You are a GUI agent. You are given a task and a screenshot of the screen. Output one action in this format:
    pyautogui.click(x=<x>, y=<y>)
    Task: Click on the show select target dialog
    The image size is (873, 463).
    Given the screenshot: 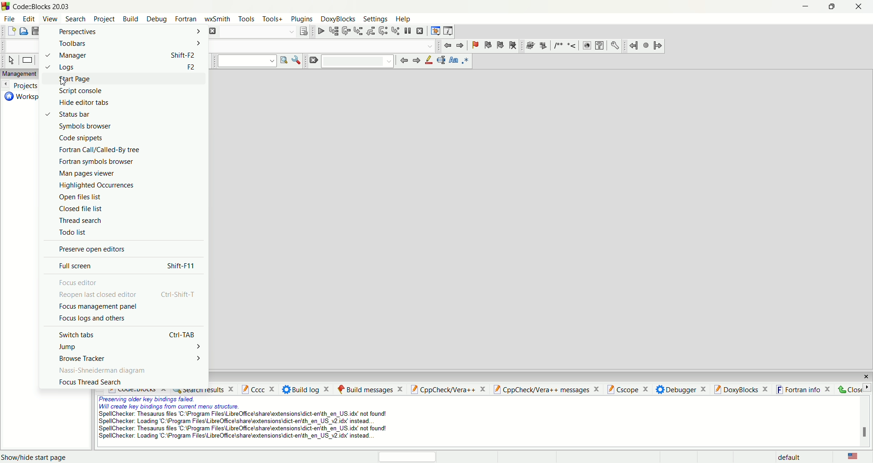 What is the action you would take?
    pyautogui.click(x=303, y=32)
    